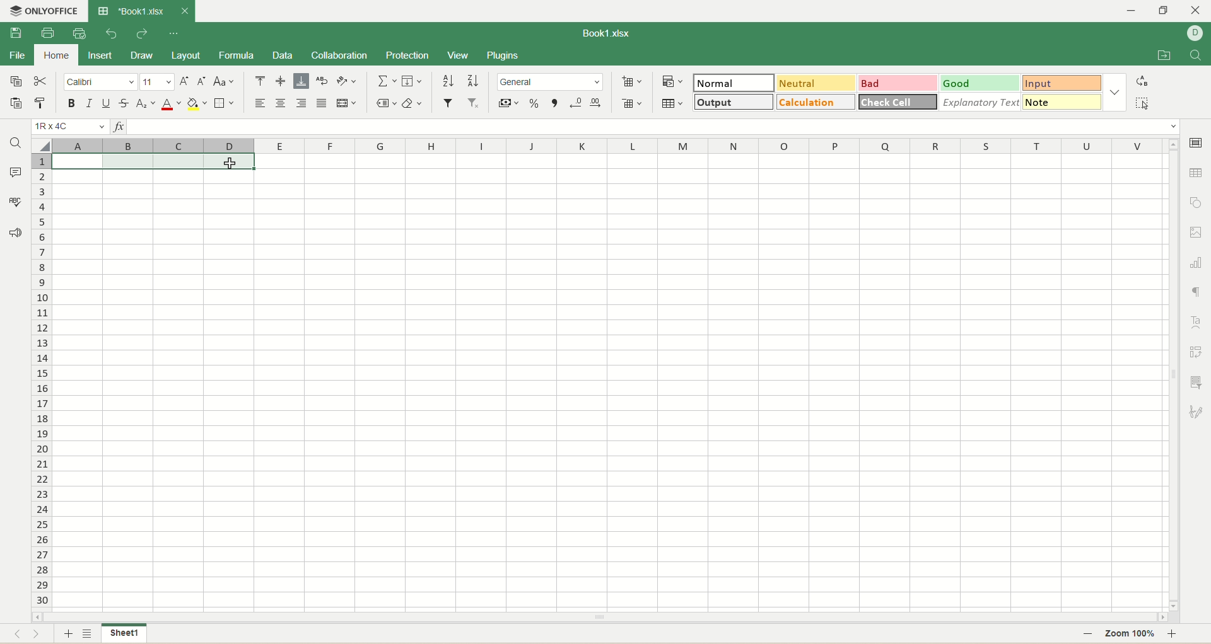 This screenshot has width=1211, height=644. Describe the element at coordinates (1197, 352) in the screenshot. I see `pivot settings` at that location.